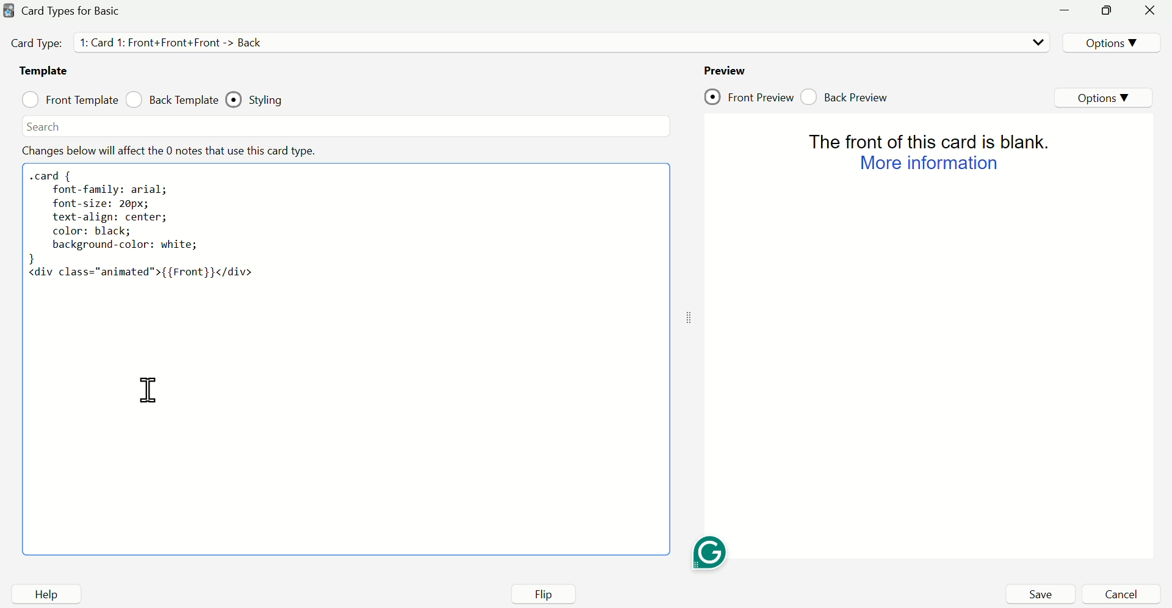 This screenshot has width=1172, height=608. I want to click on Close, so click(1150, 13).